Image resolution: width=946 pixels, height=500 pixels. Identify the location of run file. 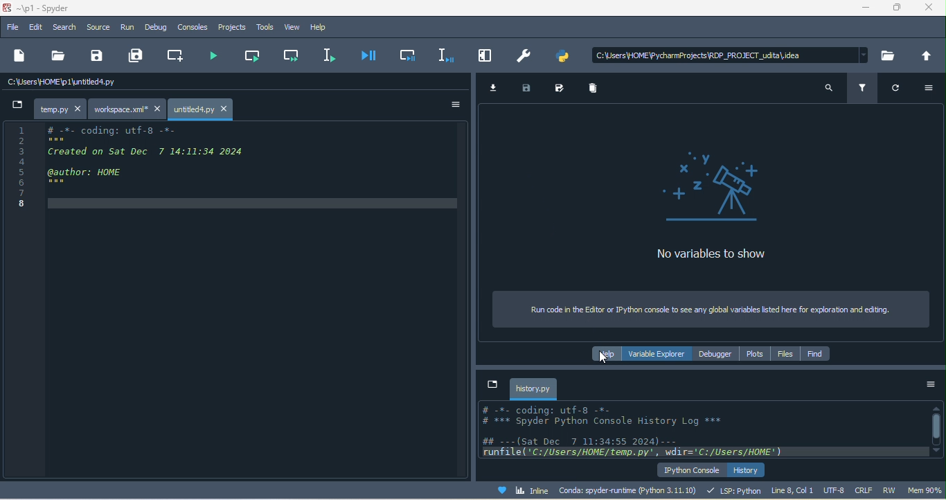
(213, 57).